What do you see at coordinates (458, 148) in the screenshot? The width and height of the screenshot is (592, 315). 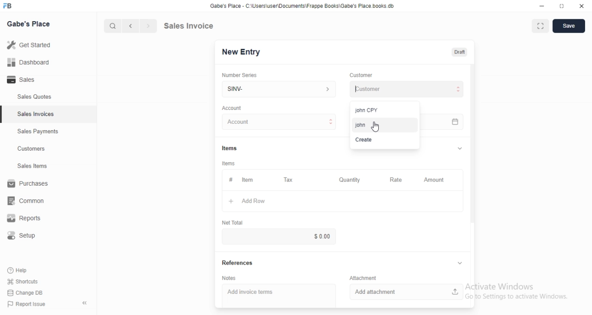 I see `collapse` at bounding box center [458, 148].